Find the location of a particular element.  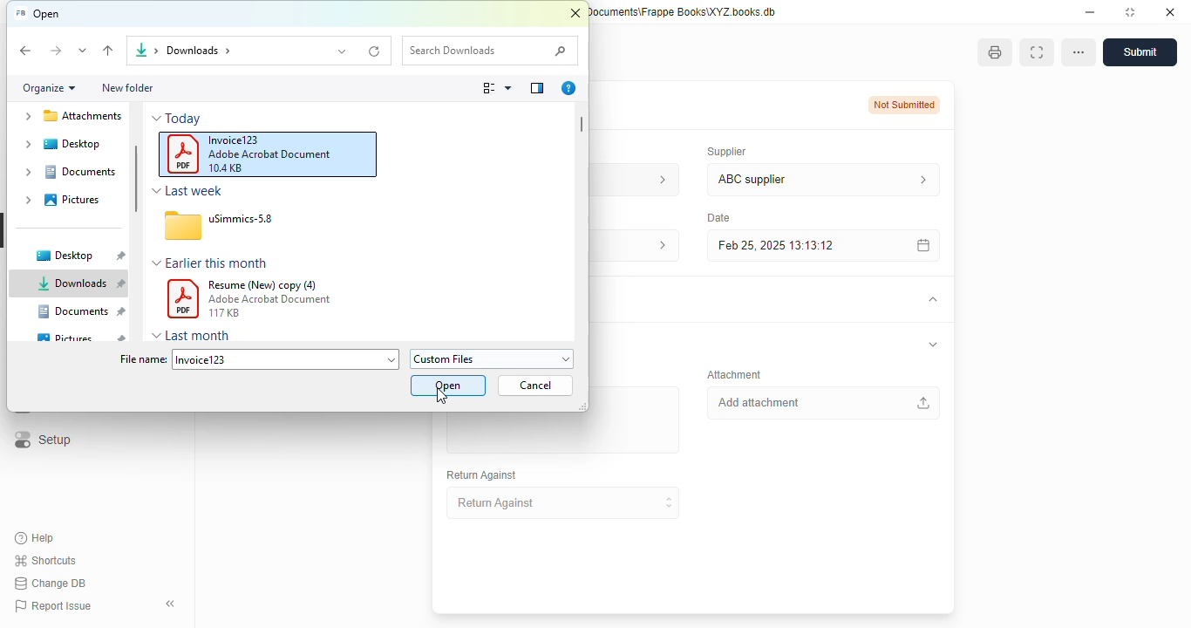

submit is located at coordinates (1140, 52).